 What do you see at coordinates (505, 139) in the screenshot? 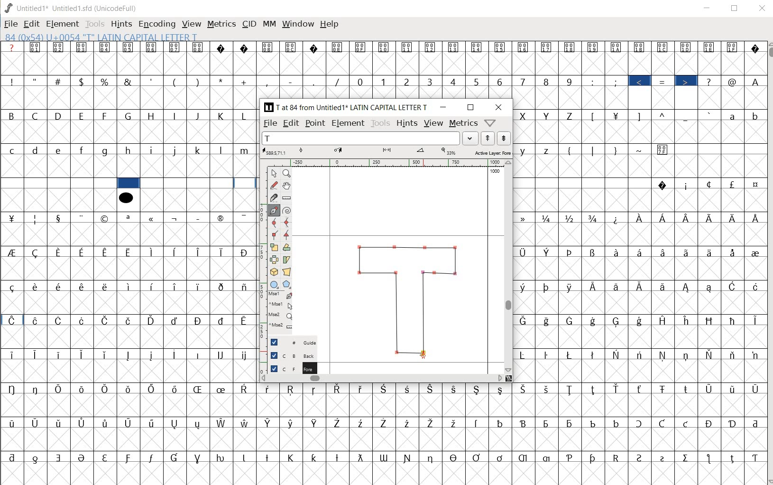
I see `next word` at bounding box center [505, 139].